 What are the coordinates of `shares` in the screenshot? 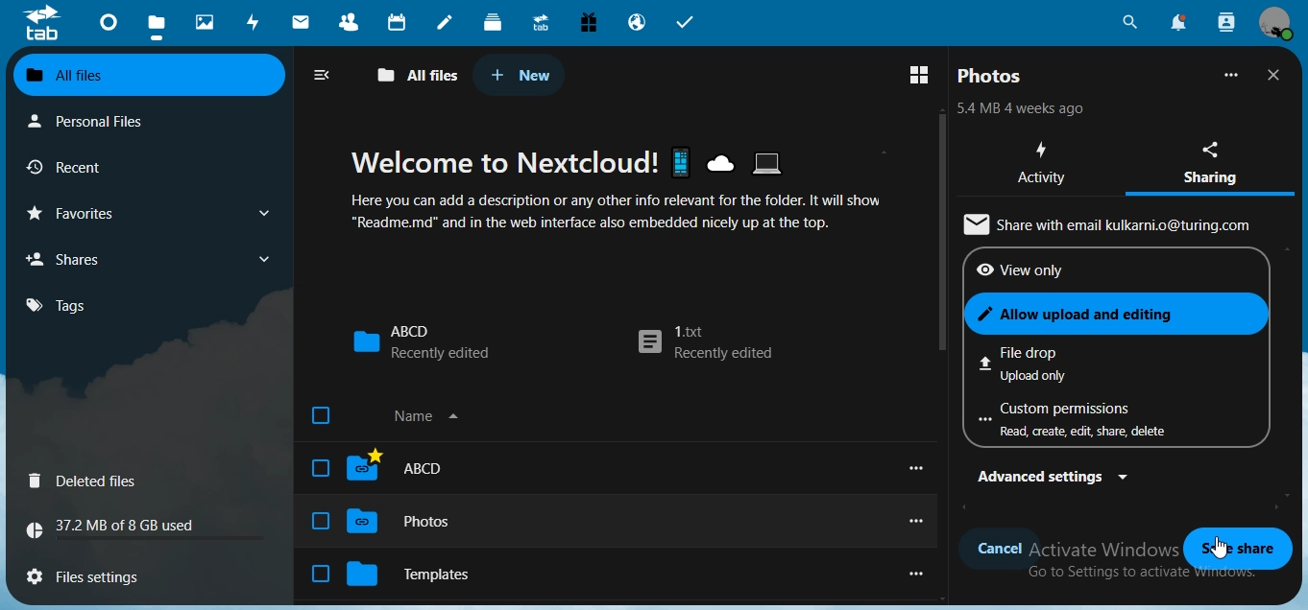 It's located at (90, 258).